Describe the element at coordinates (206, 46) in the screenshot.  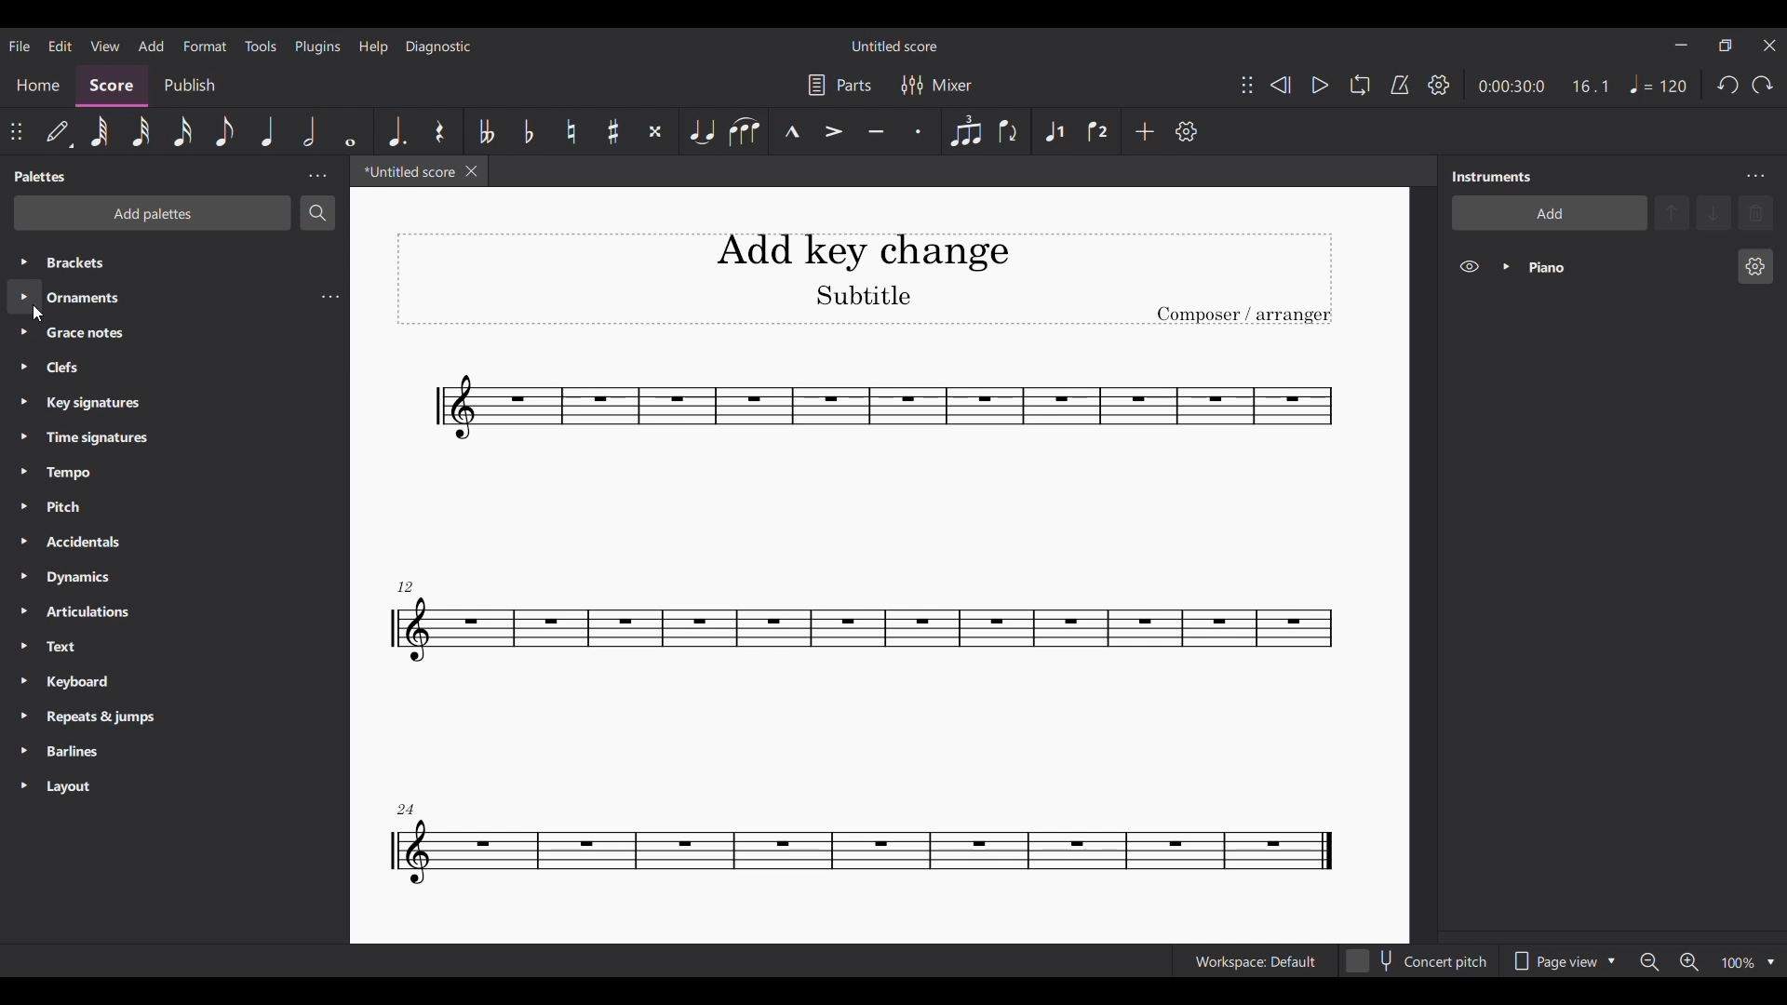
I see `Format menu` at that location.